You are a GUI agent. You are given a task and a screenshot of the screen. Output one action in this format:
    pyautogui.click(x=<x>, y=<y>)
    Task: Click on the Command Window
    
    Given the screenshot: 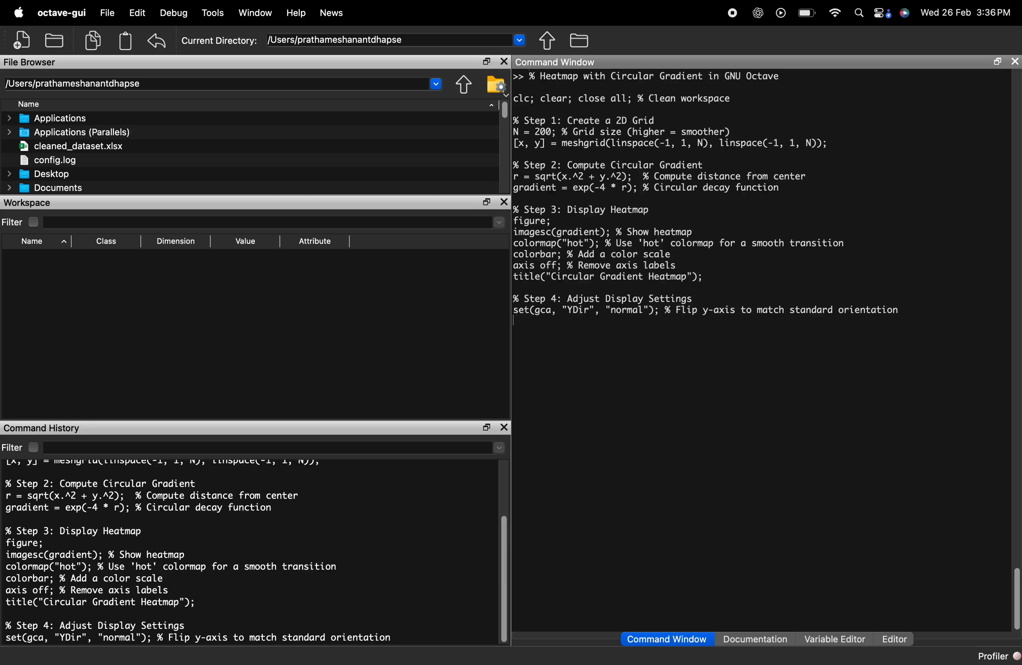 What is the action you would take?
    pyautogui.click(x=733, y=61)
    